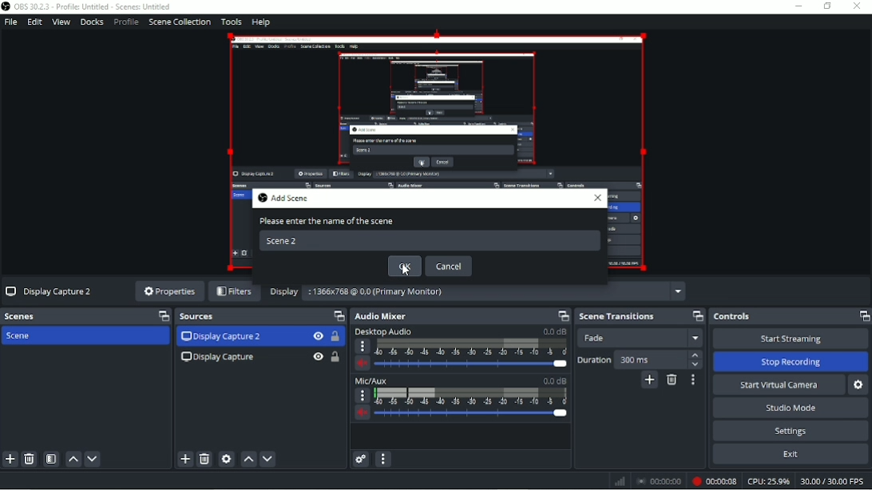 The width and height of the screenshot is (872, 490). Describe the element at coordinates (236, 292) in the screenshot. I see `Filters` at that location.